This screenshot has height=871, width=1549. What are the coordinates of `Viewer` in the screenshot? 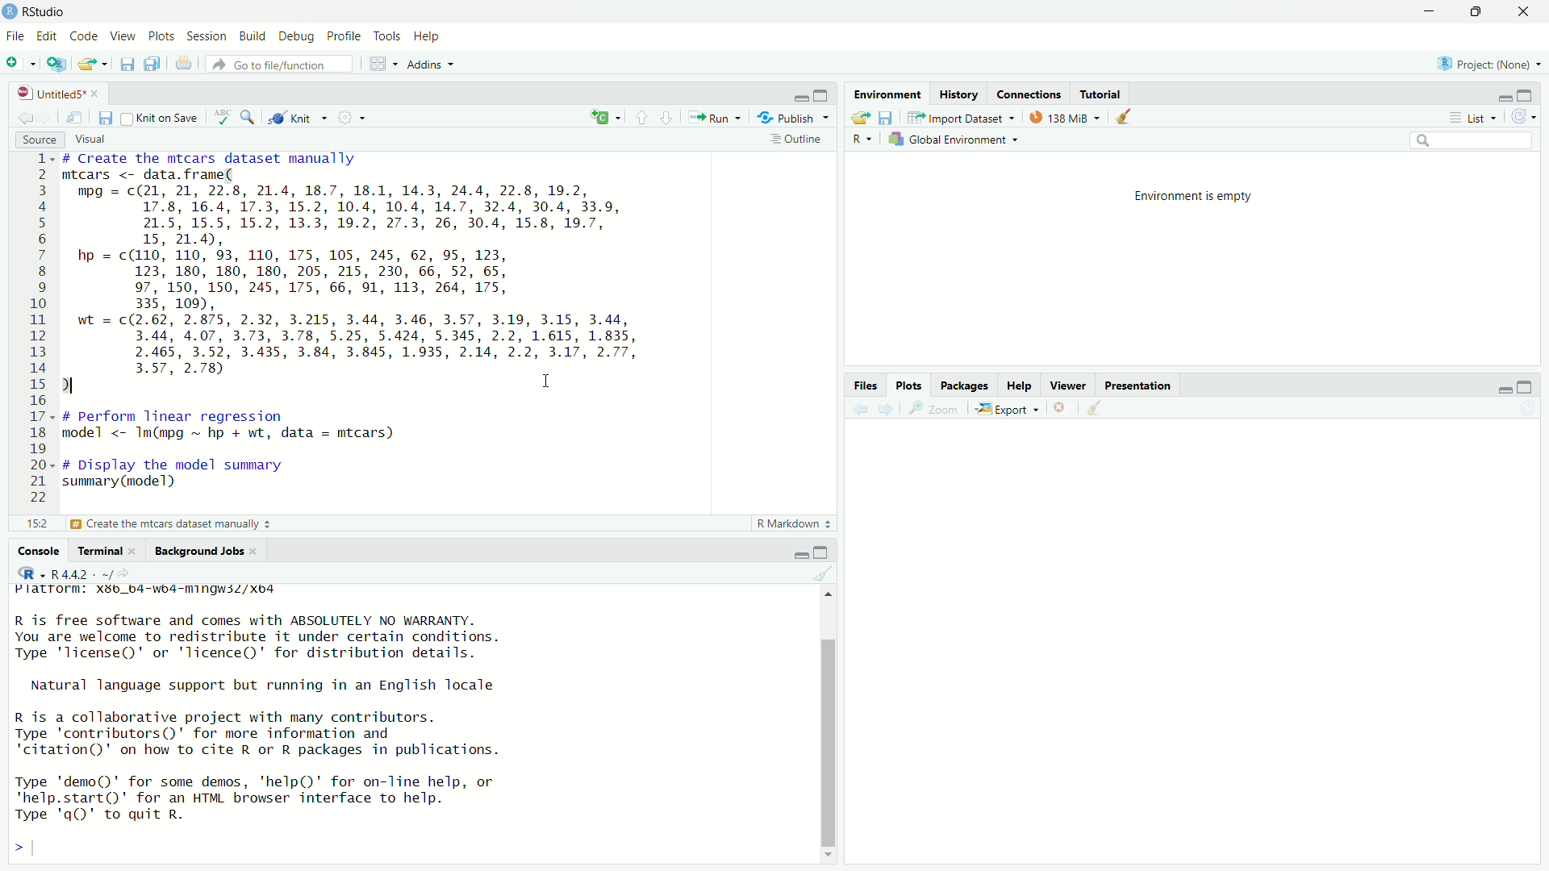 It's located at (1071, 386).